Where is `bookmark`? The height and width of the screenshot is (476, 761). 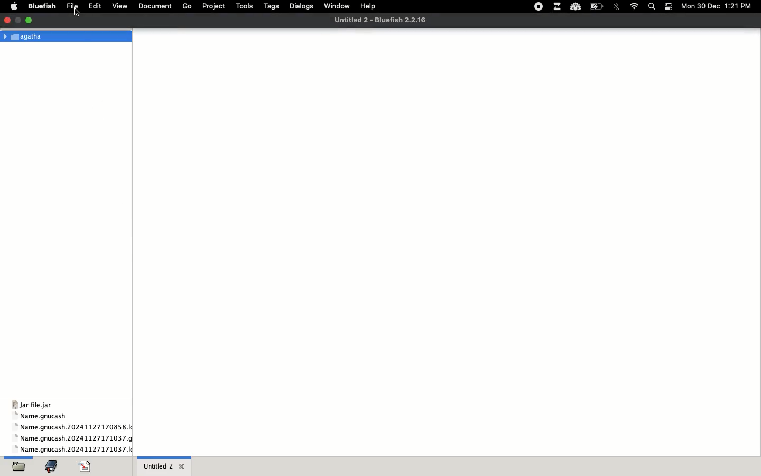 bookmark is located at coordinates (51, 465).